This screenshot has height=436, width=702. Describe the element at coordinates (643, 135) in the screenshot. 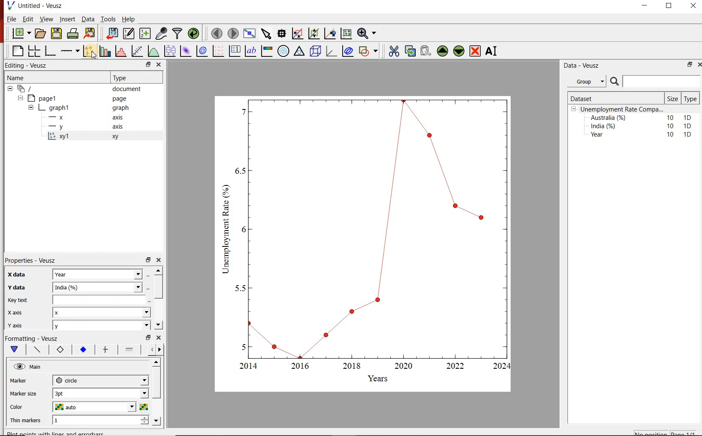

I see `Year 10 1D` at that location.